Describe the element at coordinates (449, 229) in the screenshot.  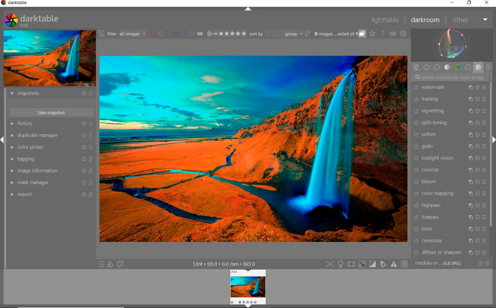
I see `blurs` at that location.